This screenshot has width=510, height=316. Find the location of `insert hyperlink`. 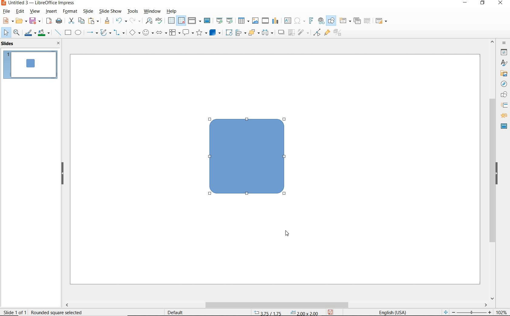

insert hyperlink is located at coordinates (321, 20).